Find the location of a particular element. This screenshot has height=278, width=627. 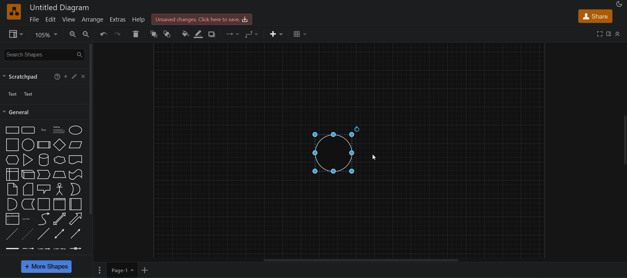

list item is located at coordinates (27, 219).